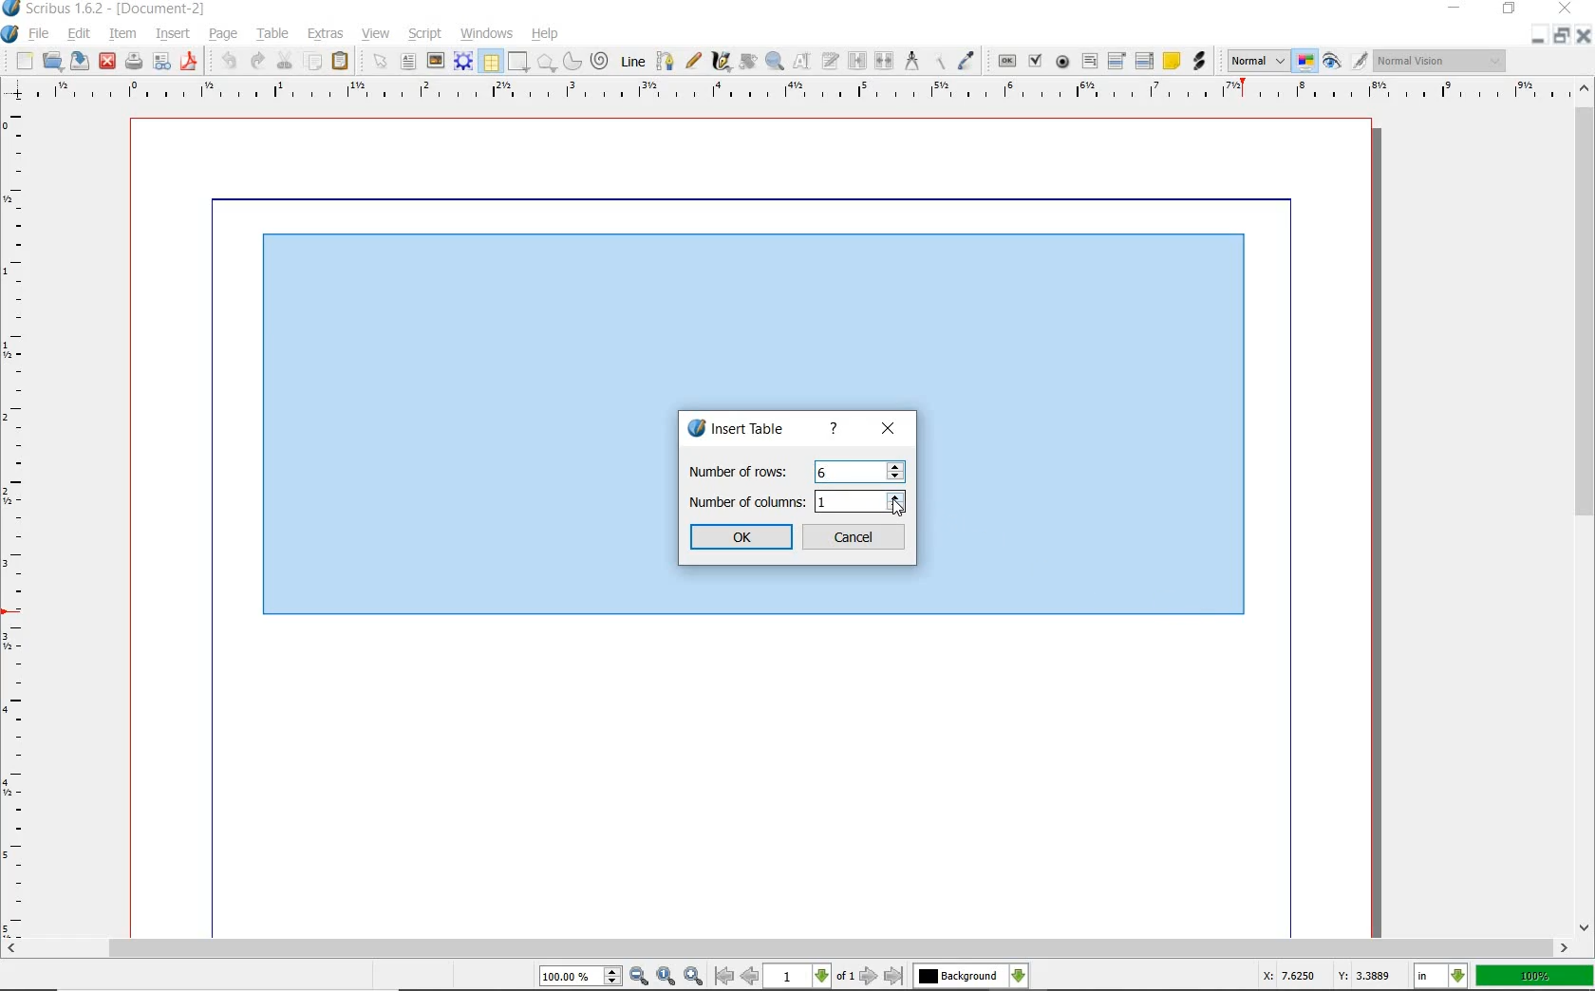  Describe the element at coordinates (177, 35) in the screenshot. I see `insert` at that location.